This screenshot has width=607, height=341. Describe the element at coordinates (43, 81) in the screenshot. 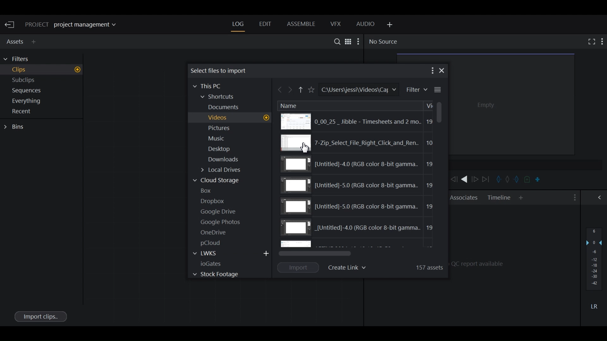

I see `Show Subclips in current project` at that location.